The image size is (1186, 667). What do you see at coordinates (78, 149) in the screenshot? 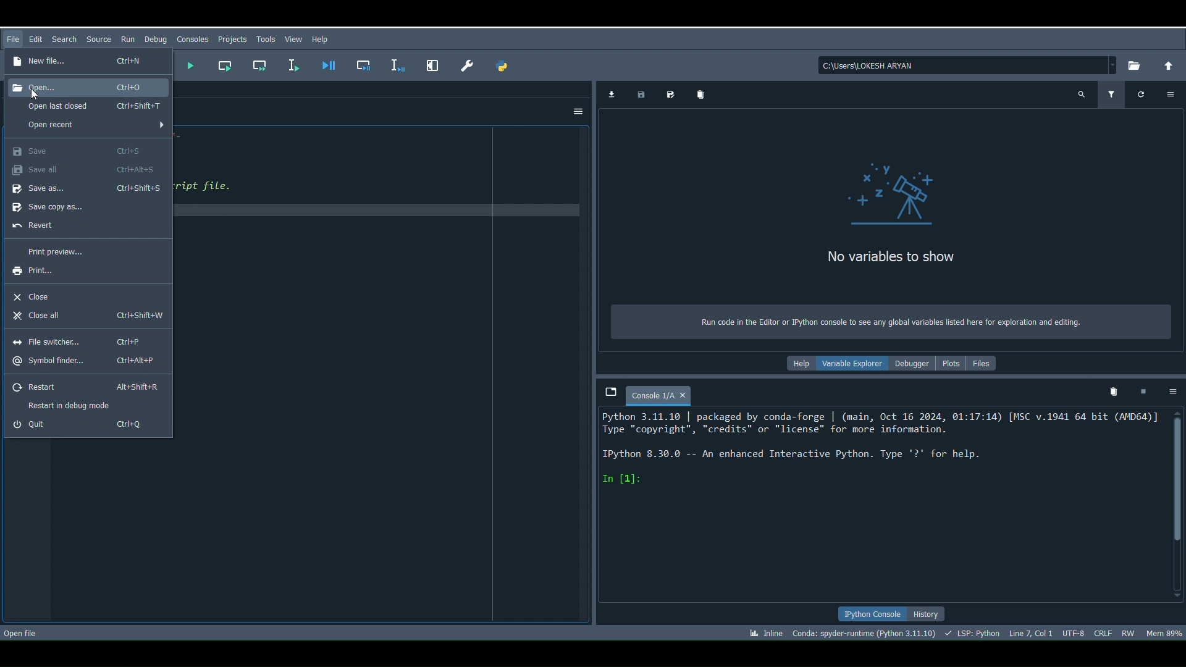
I see `Save` at bounding box center [78, 149].